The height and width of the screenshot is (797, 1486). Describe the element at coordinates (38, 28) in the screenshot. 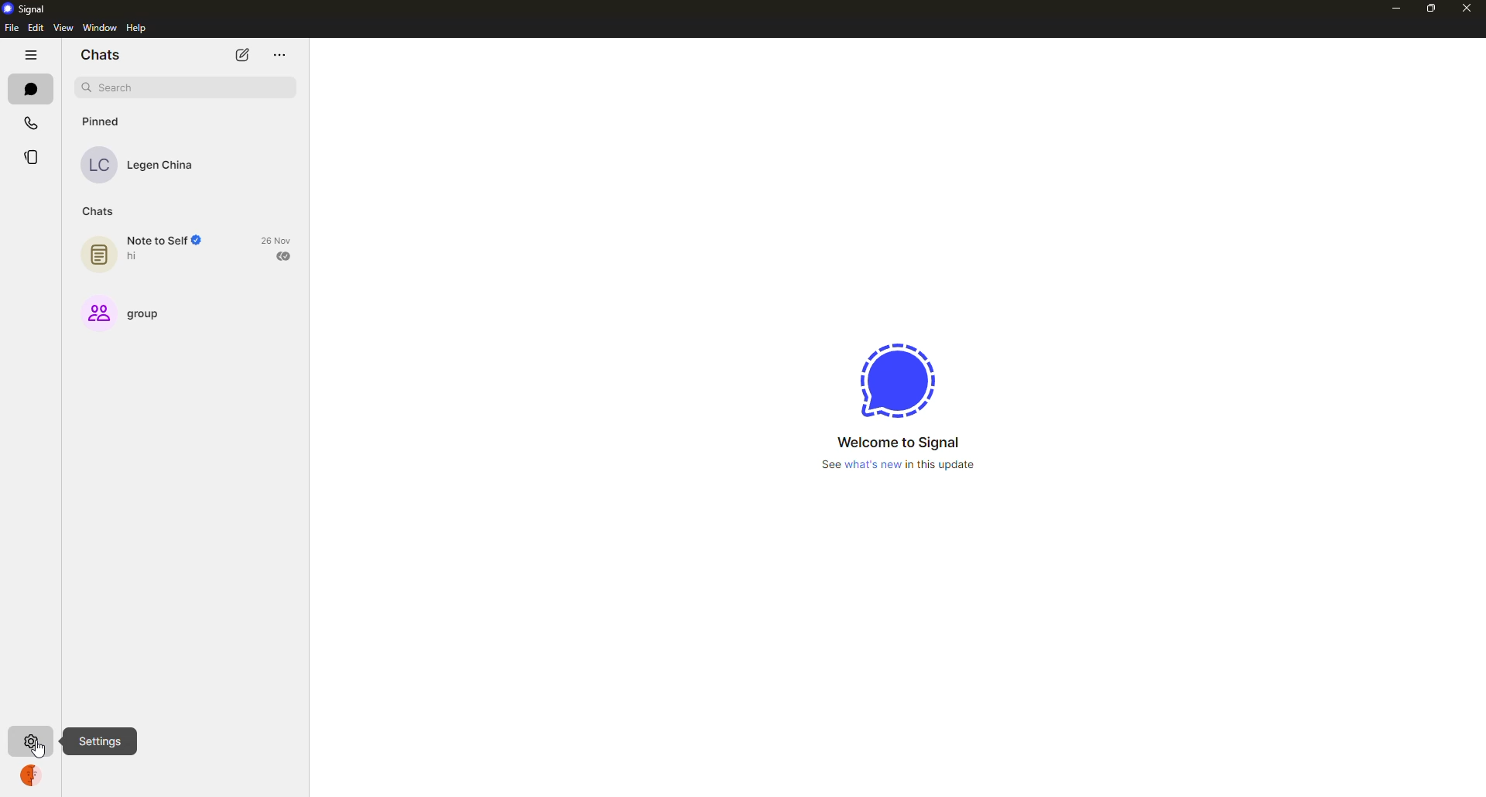

I see `edit` at that location.